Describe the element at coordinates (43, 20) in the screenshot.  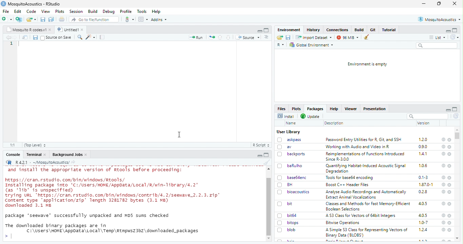
I see `save` at that location.